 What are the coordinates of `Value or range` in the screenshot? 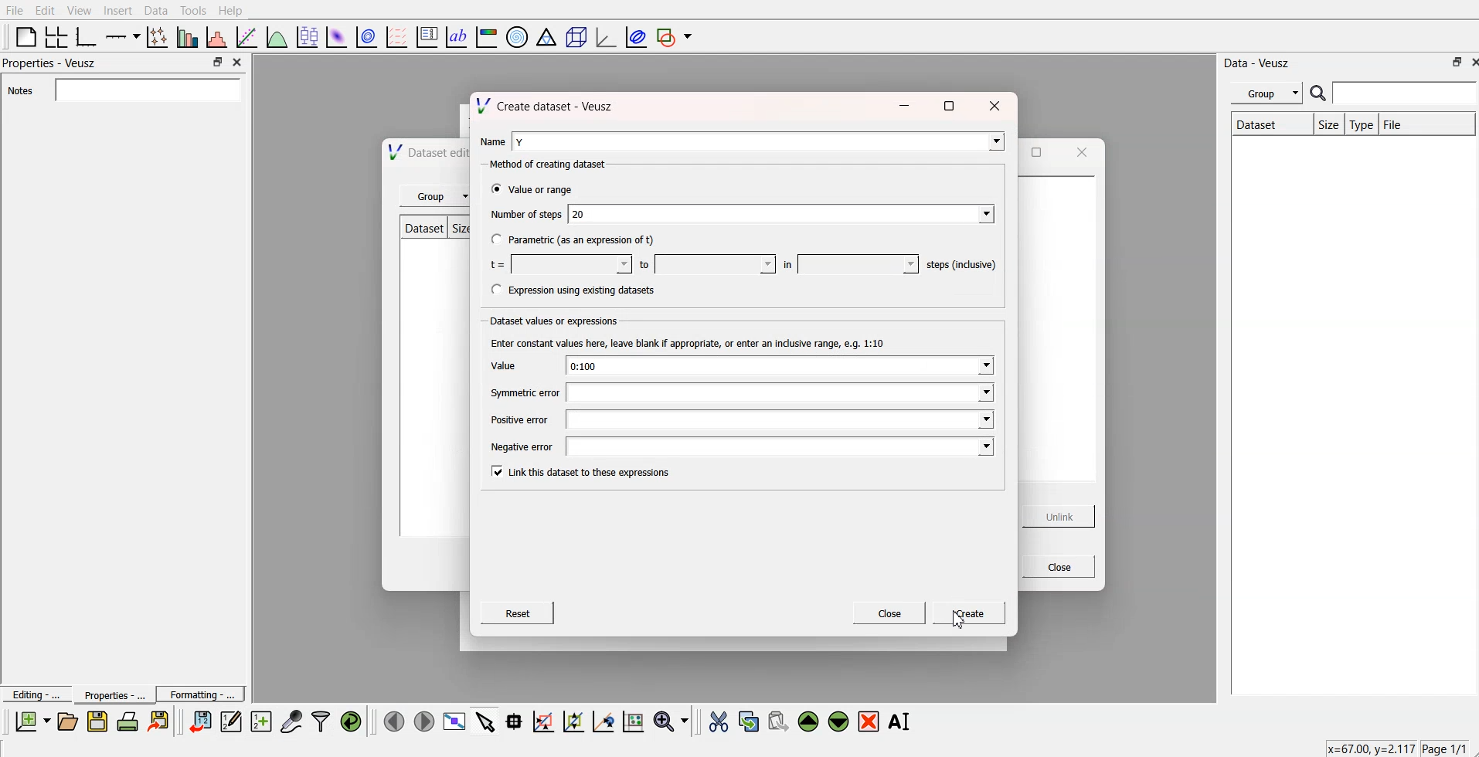 It's located at (532, 189).